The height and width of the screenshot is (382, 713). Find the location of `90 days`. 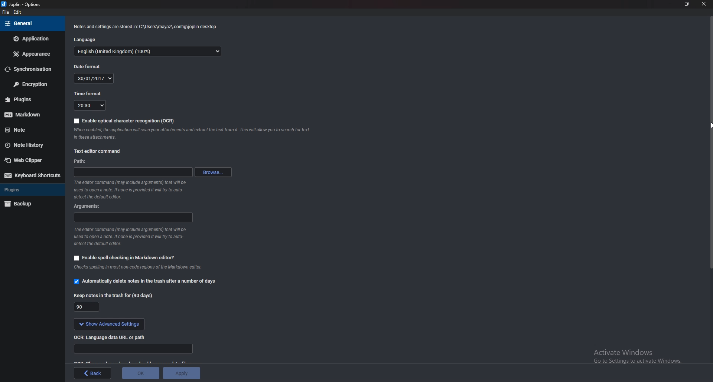

90 days is located at coordinates (87, 306).